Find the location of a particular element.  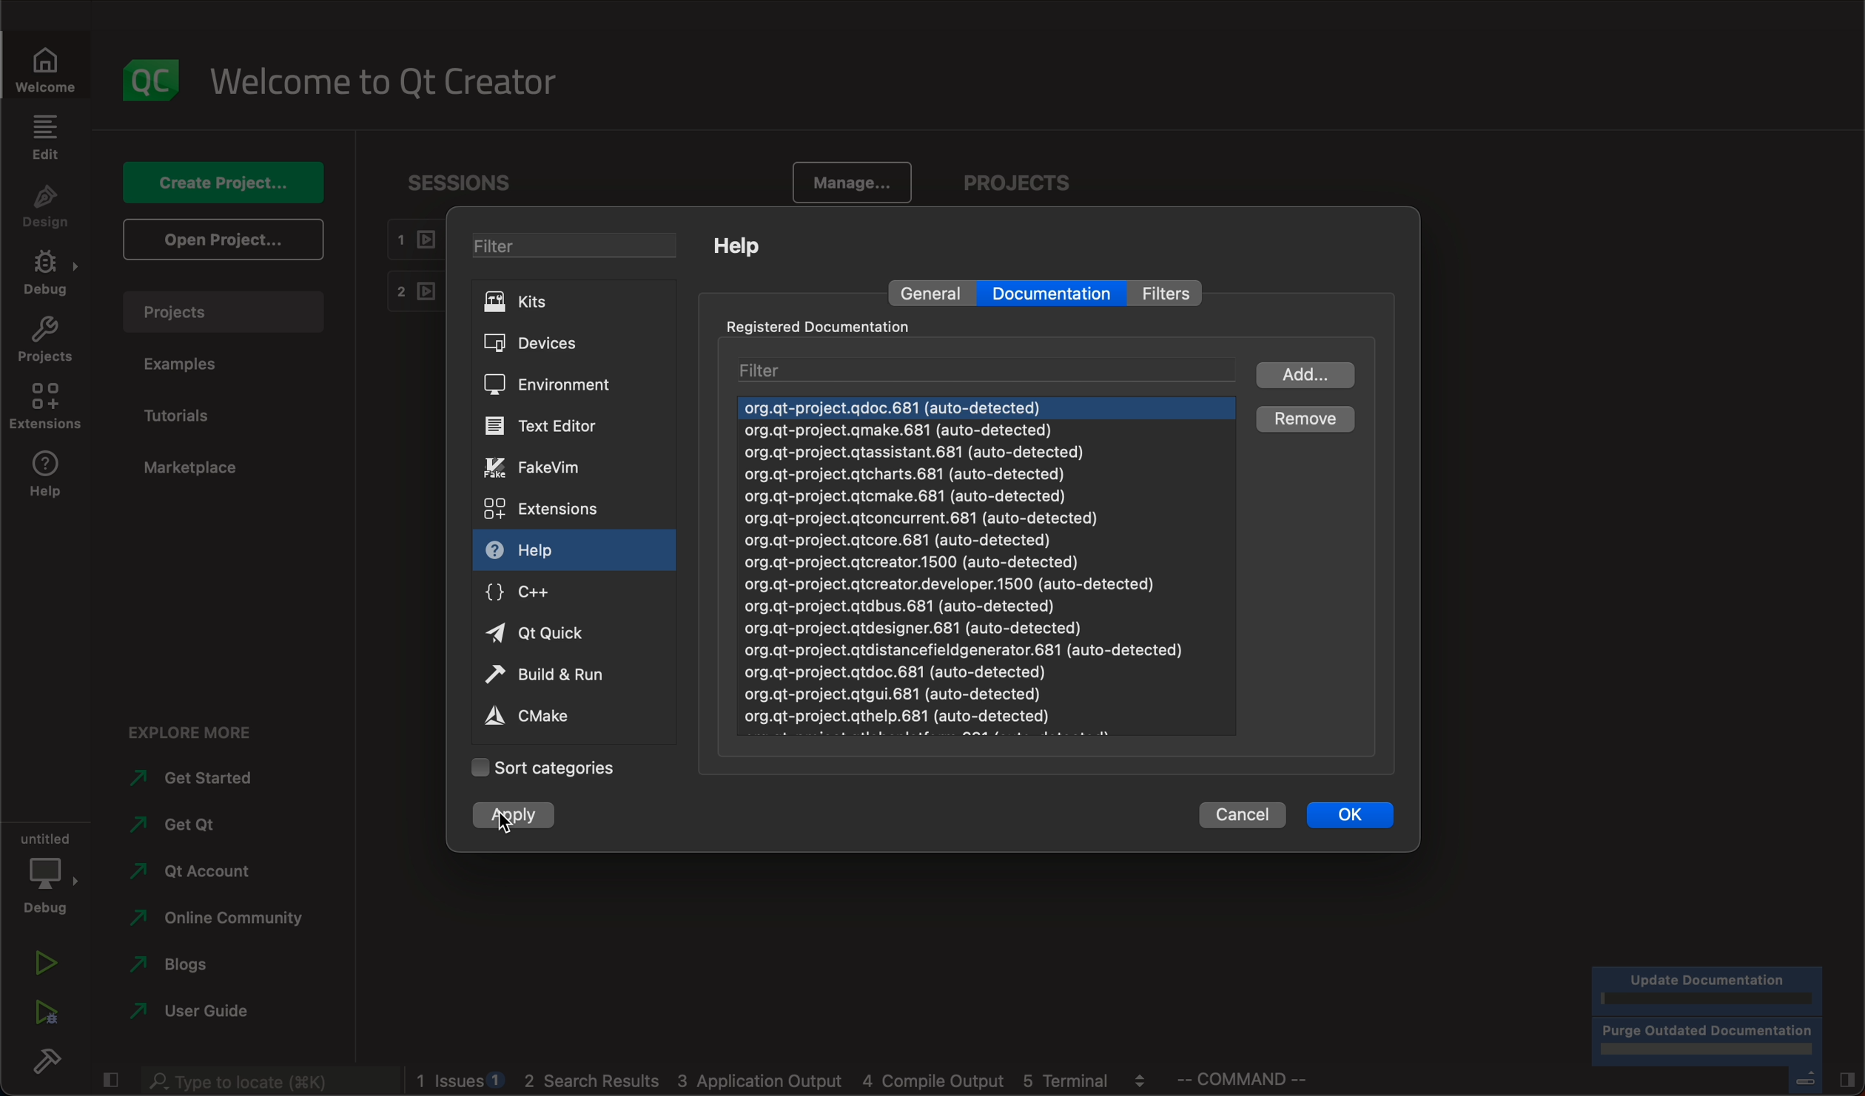

close slide bar is located at coordinates (115, 1078).